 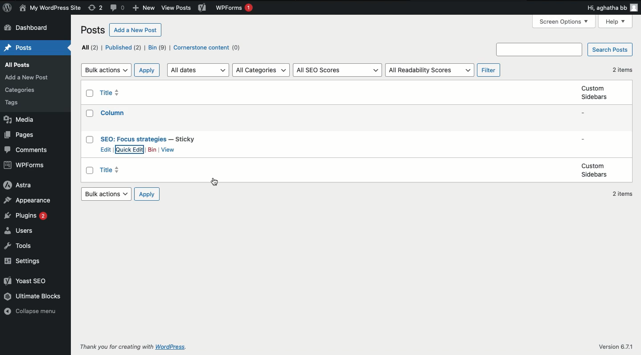 What do you see at coordinates (33, 296) in the screenshot?
I see `Ultimate blocks` at bounding box center [33, 296].